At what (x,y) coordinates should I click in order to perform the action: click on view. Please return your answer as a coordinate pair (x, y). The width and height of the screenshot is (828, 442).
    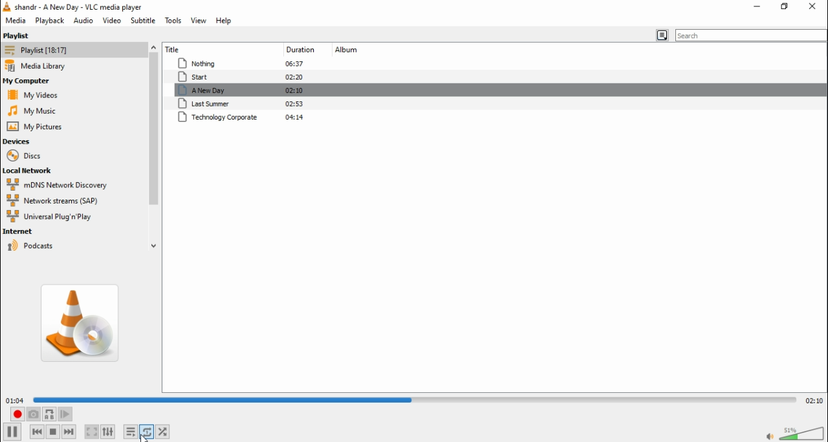
    Looking at the image, I should click on (200, 21).